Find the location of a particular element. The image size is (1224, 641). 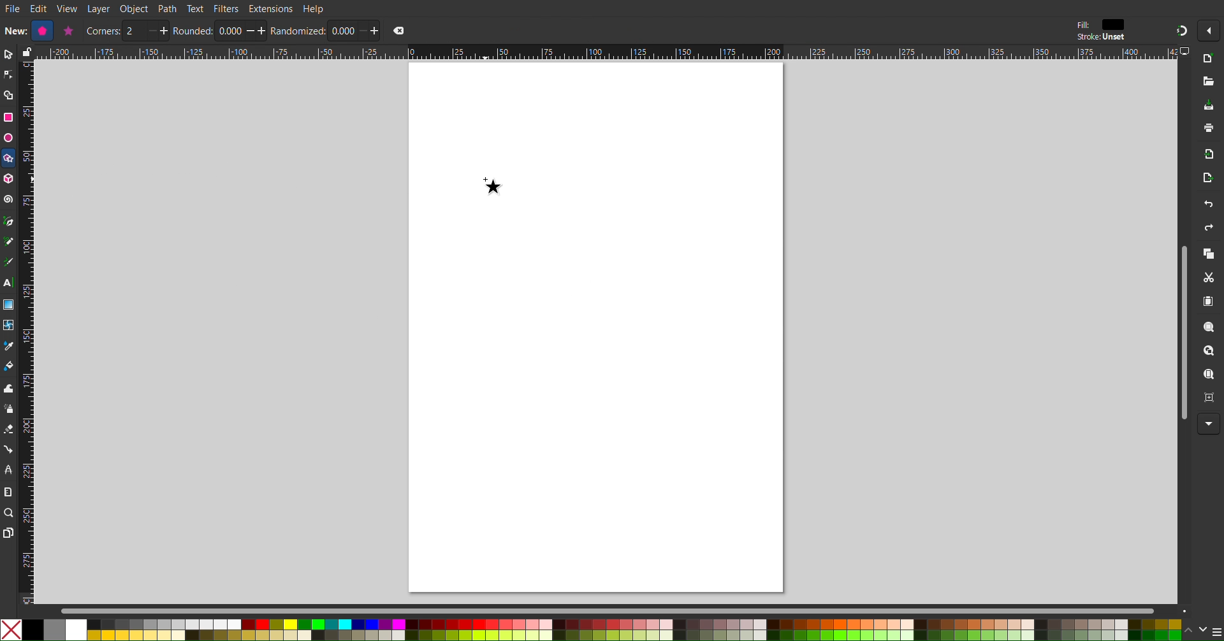

Edit is located at coordinates (40, 9).